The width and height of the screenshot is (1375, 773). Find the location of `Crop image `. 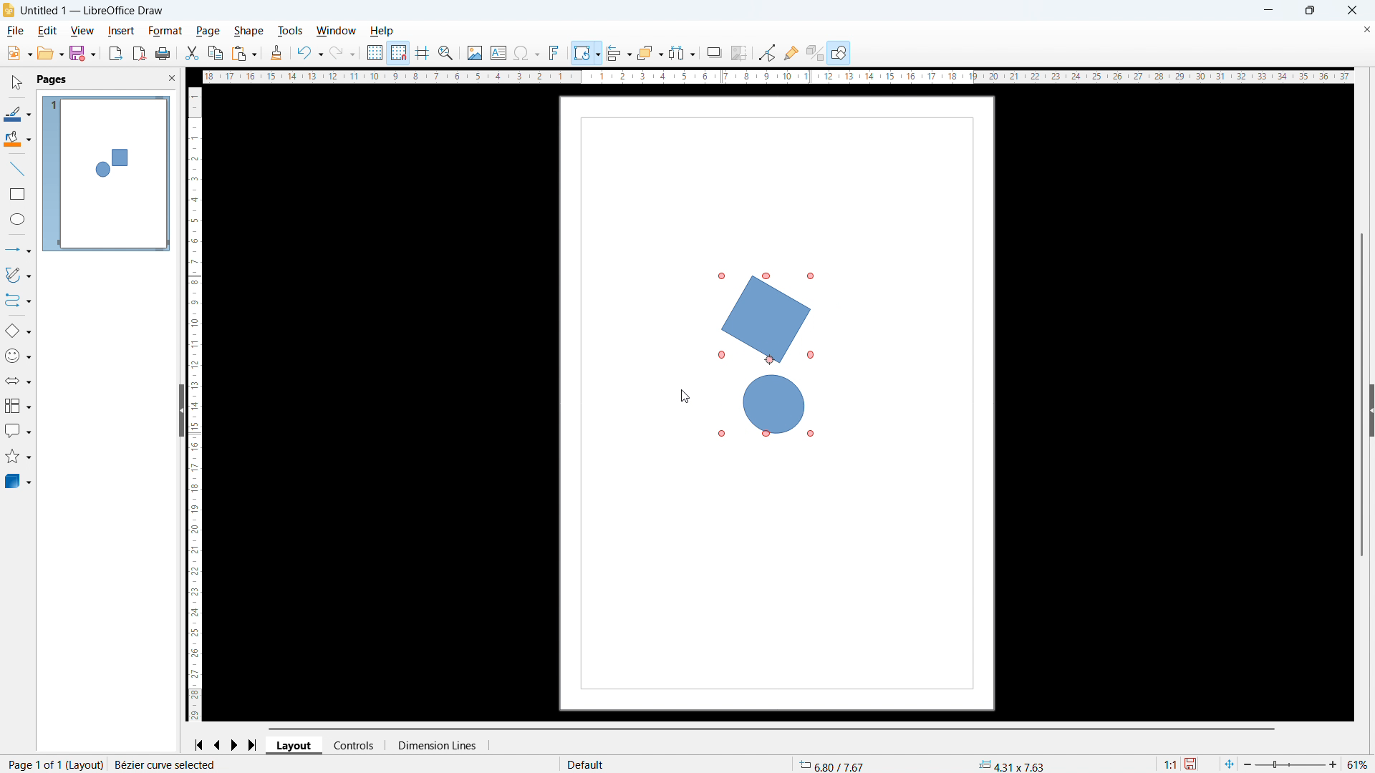

Crop image  is located at coordinates (738, 53).